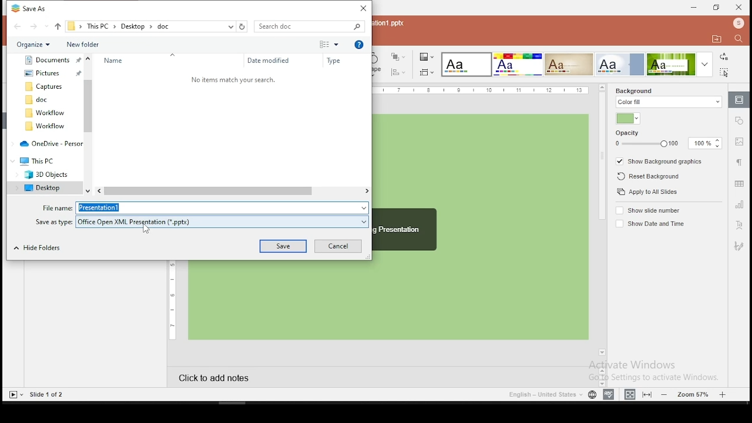 This screenshot has width=752, height=423. Describe the element at coordinates (602, 224) in the screenshot. I see `scroll bar` at that location.